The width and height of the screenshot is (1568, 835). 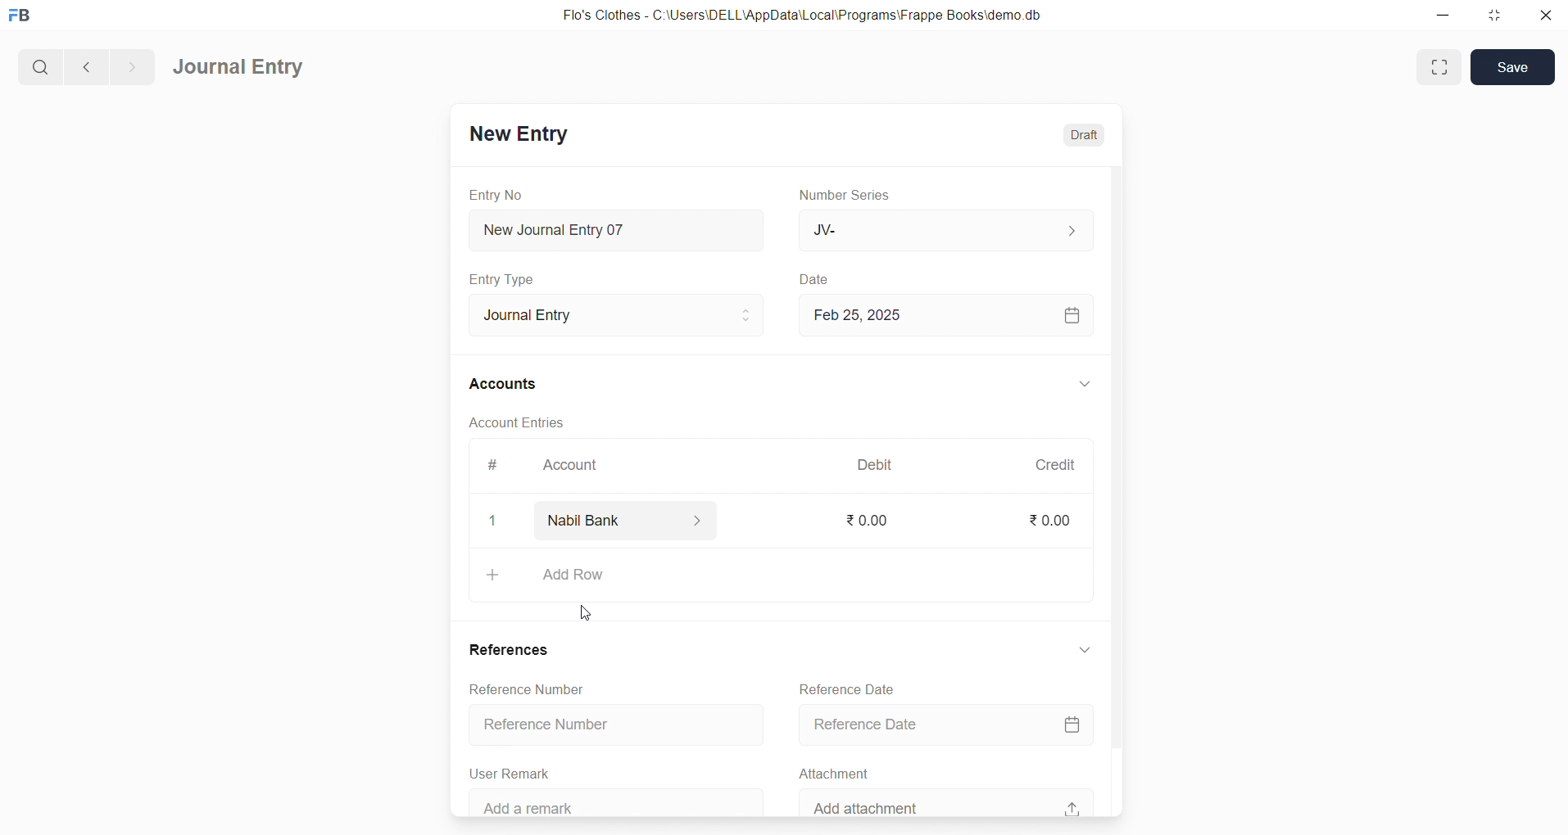 What do you see at coordinates (1442, 67) in the screenshot?
I see `maximize window` at bounding box center [1442, 67].